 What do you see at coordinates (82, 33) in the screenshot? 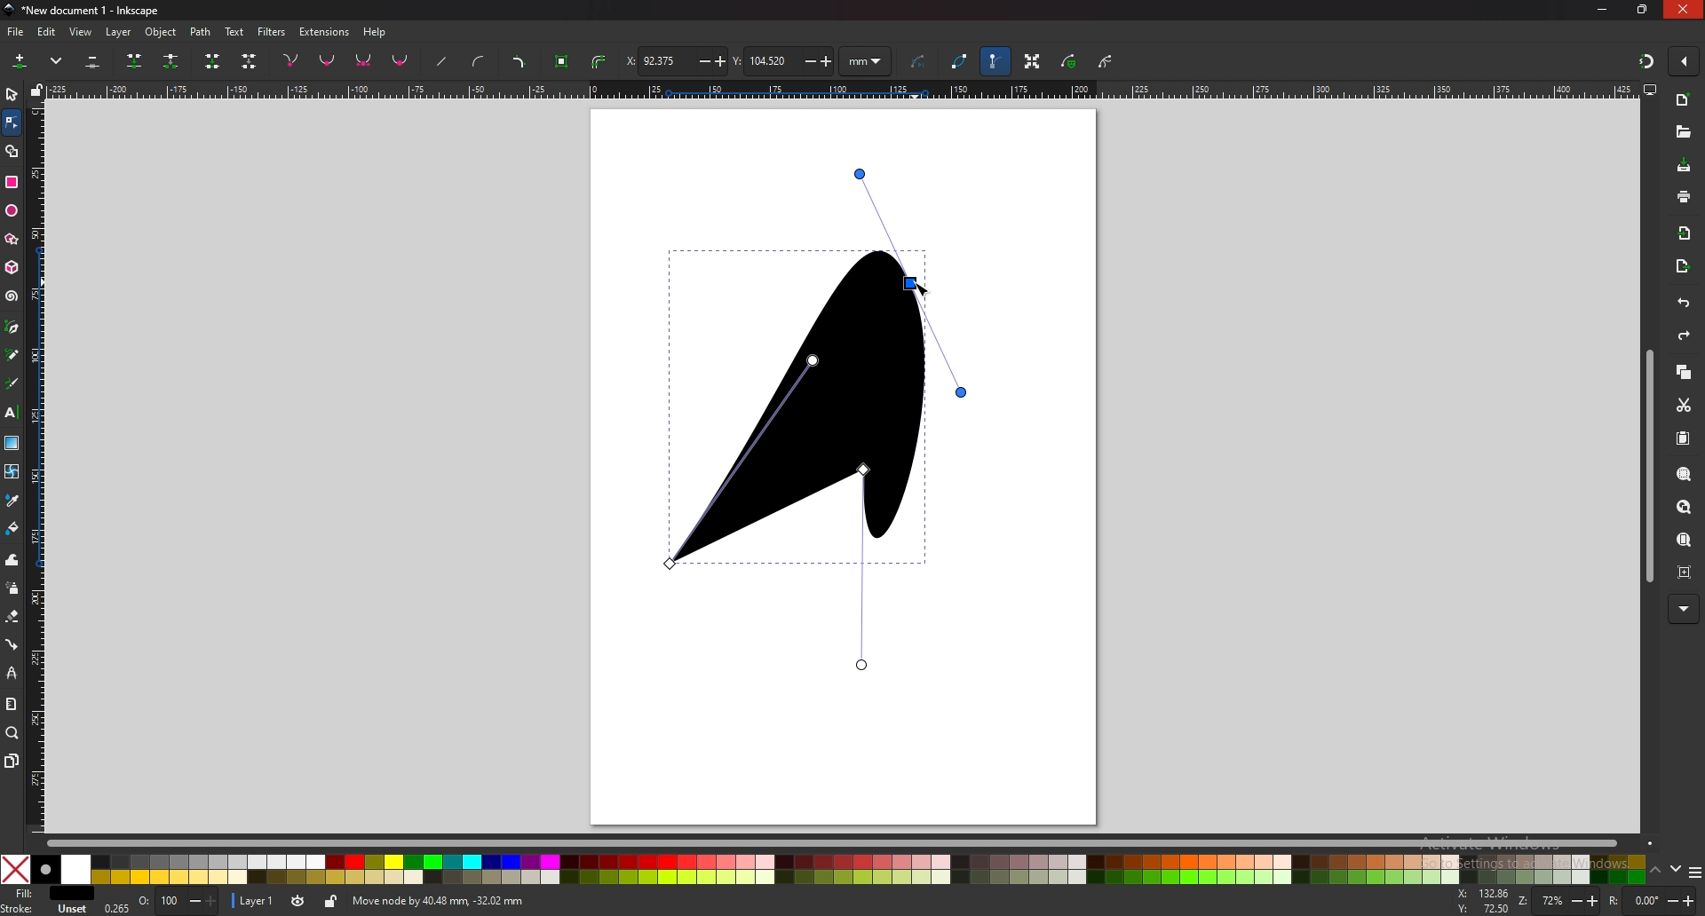
I see `view` at bounding box center [82, 33].